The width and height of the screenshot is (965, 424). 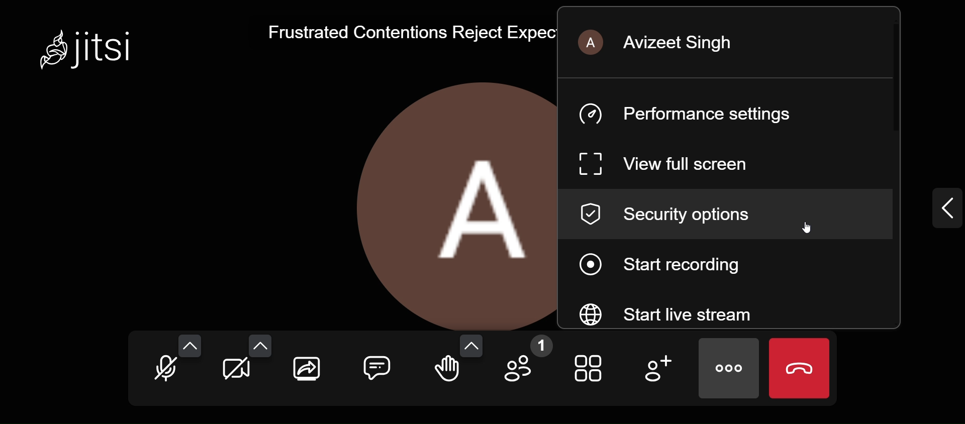 I want to click on toggle view, so click(x=589, y=367).